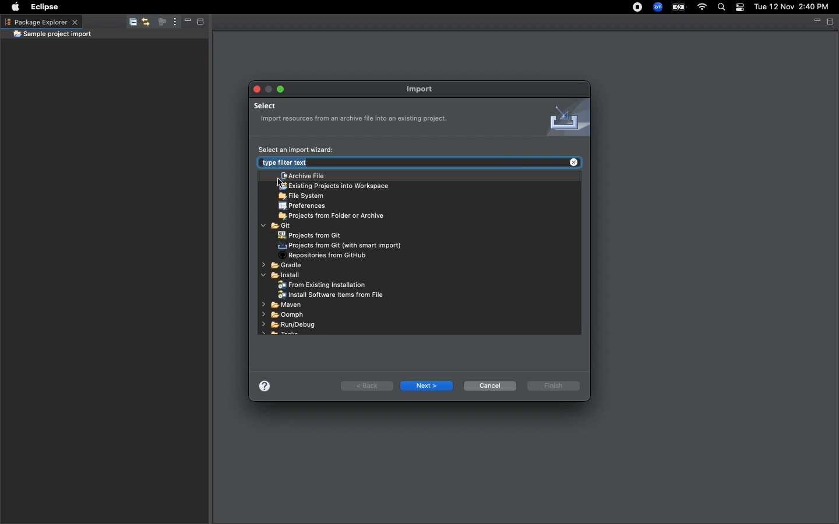  What do you see at coordinates (427, 386) in the screenshot?
I see `Next` at bounding box center [427, 386].